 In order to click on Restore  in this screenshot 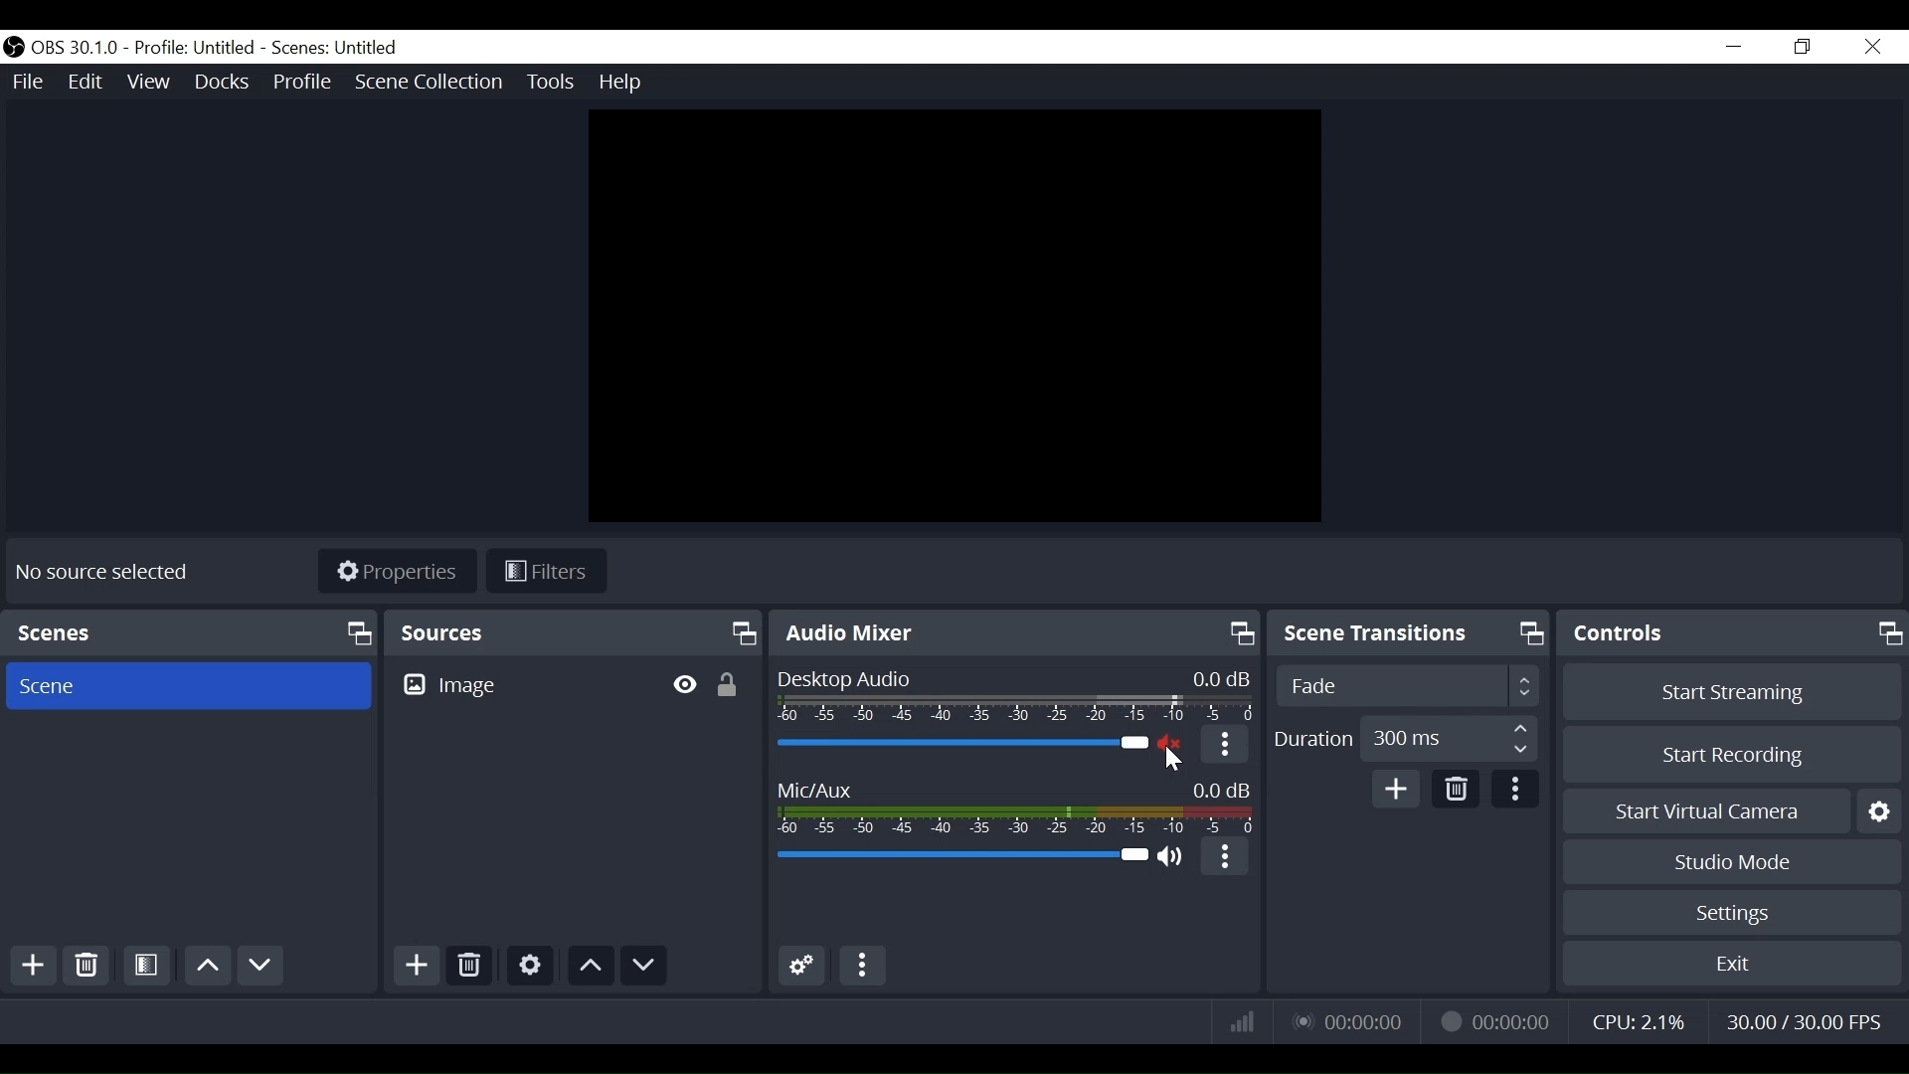, I will do `click(1799, 46)`.